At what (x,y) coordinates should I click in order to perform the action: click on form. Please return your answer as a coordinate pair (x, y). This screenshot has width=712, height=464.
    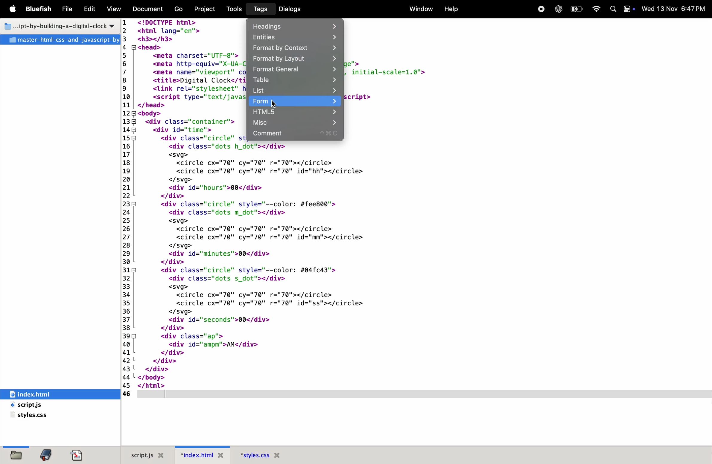
    Looking at the image, I should click on (294, 101).